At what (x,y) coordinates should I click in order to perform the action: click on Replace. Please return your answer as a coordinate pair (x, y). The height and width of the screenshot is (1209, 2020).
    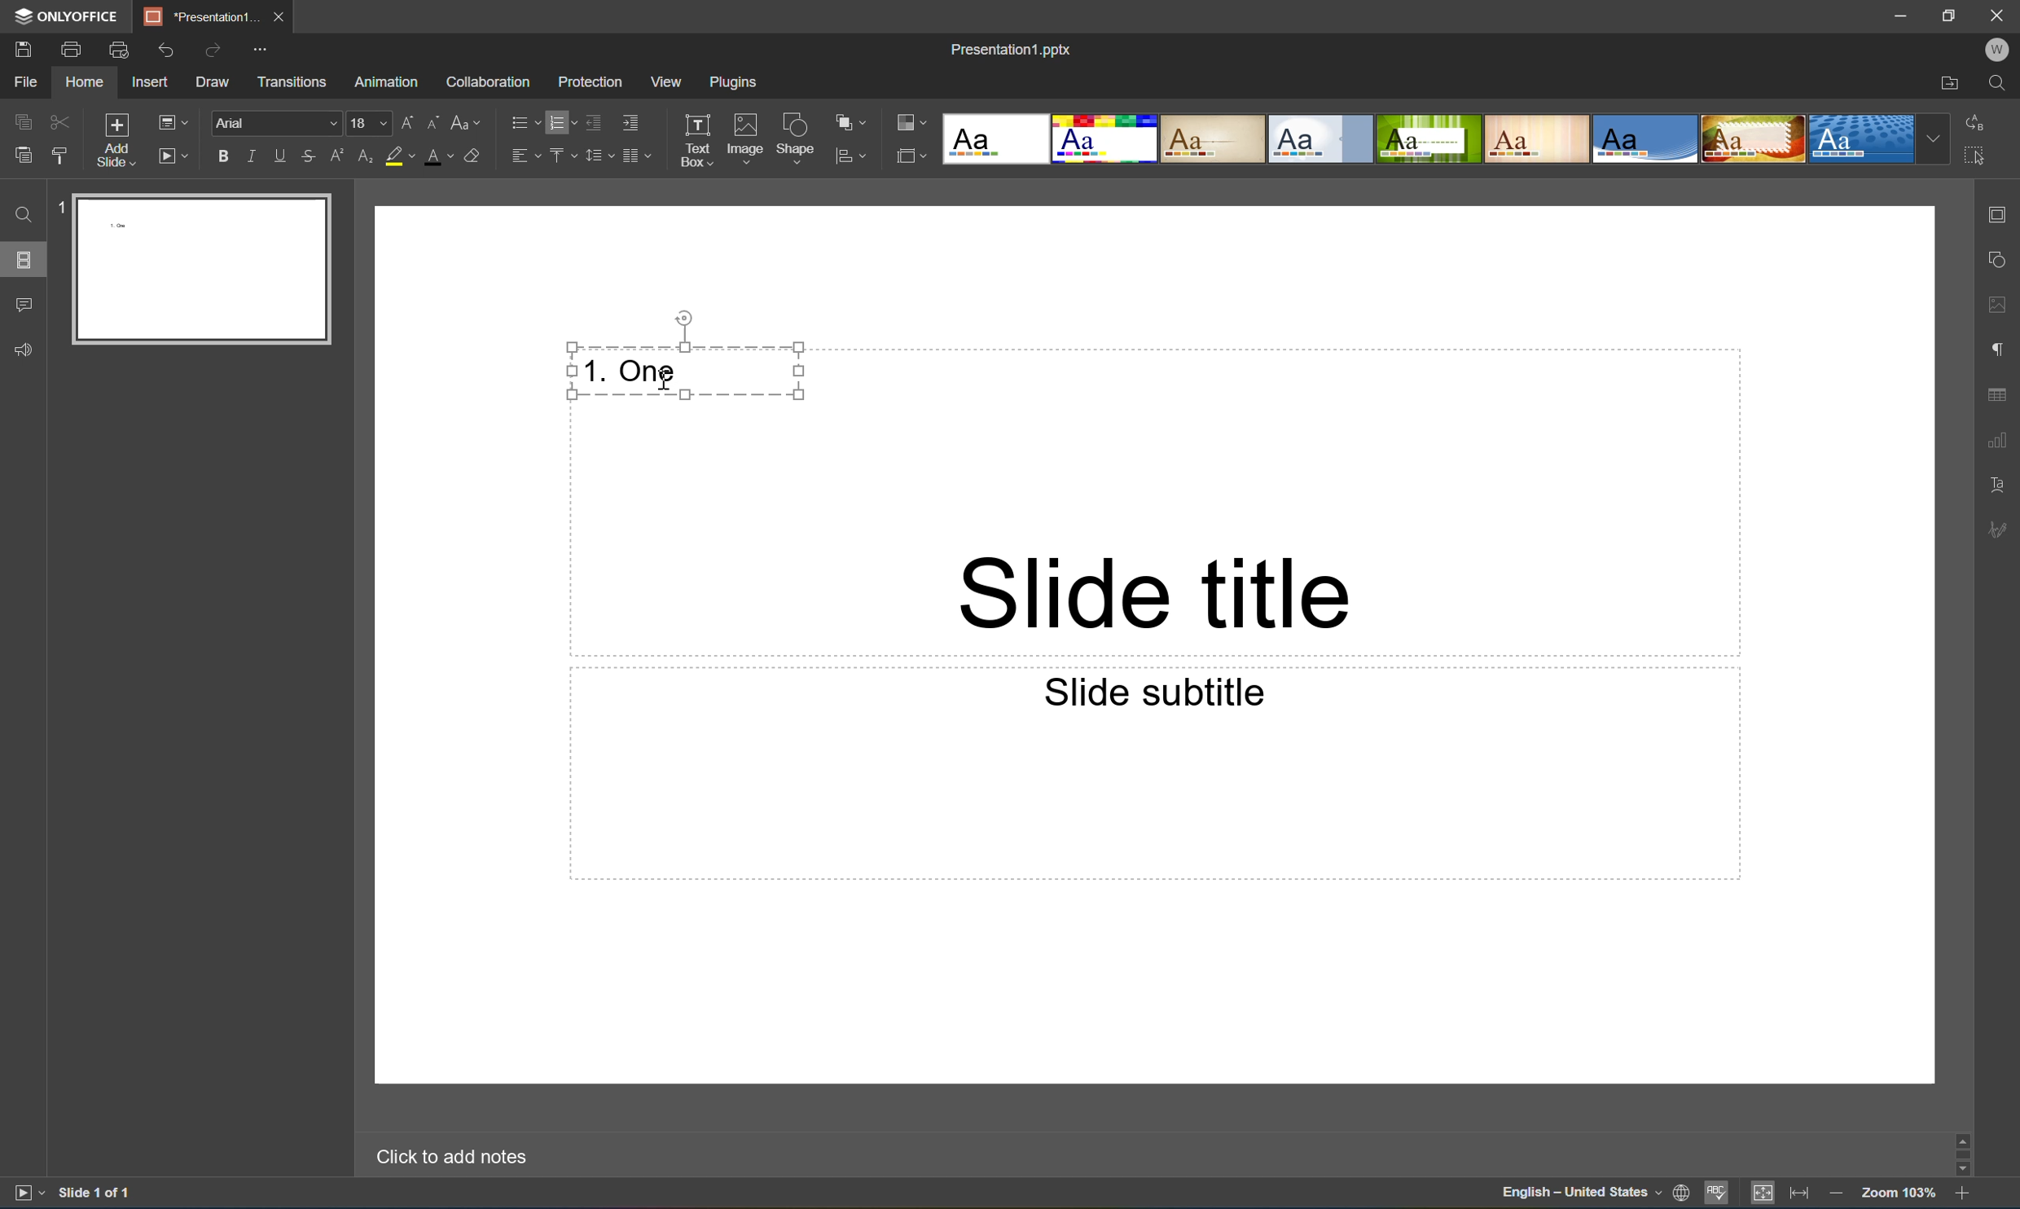
    Looking at the image, I should click on (1978, 121).